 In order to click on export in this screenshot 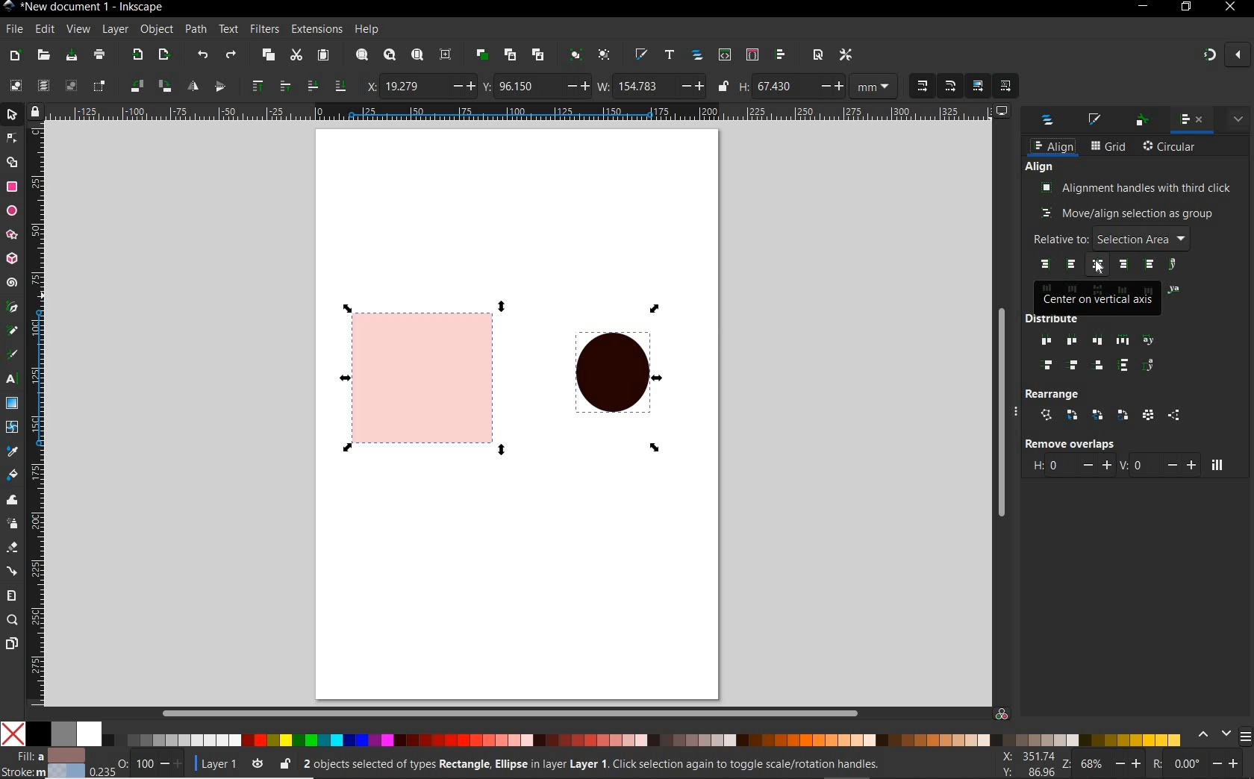, I will do `click(137, 54)`.